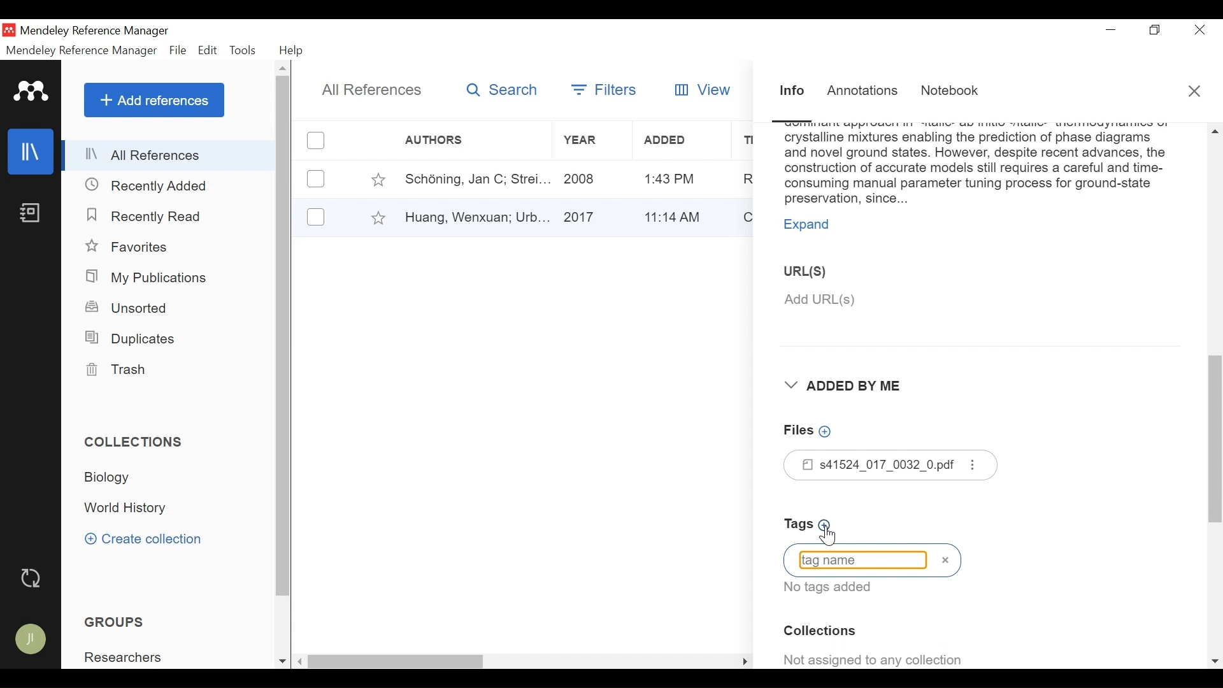  Describe the element at coordinates (976, 166) in the screenshot. I see `Abstract` at that location.